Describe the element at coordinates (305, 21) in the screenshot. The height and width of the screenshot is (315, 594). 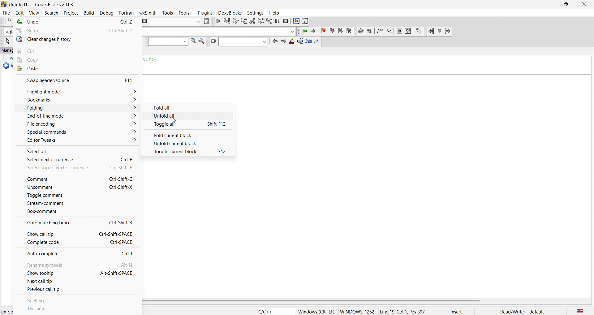
I see `various info` at that location.